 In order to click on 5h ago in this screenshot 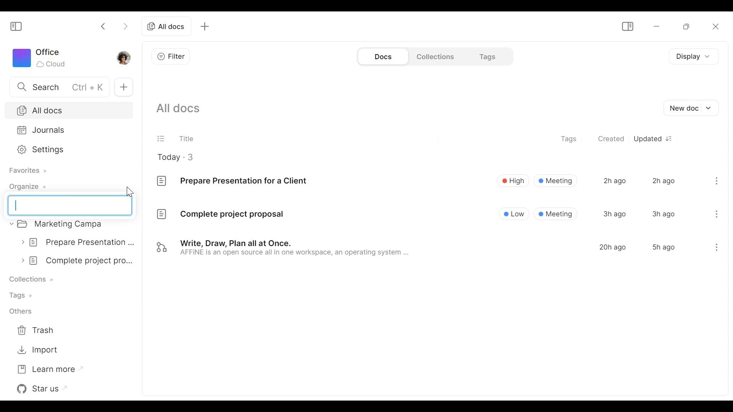, I will do `click(663, 247)`.